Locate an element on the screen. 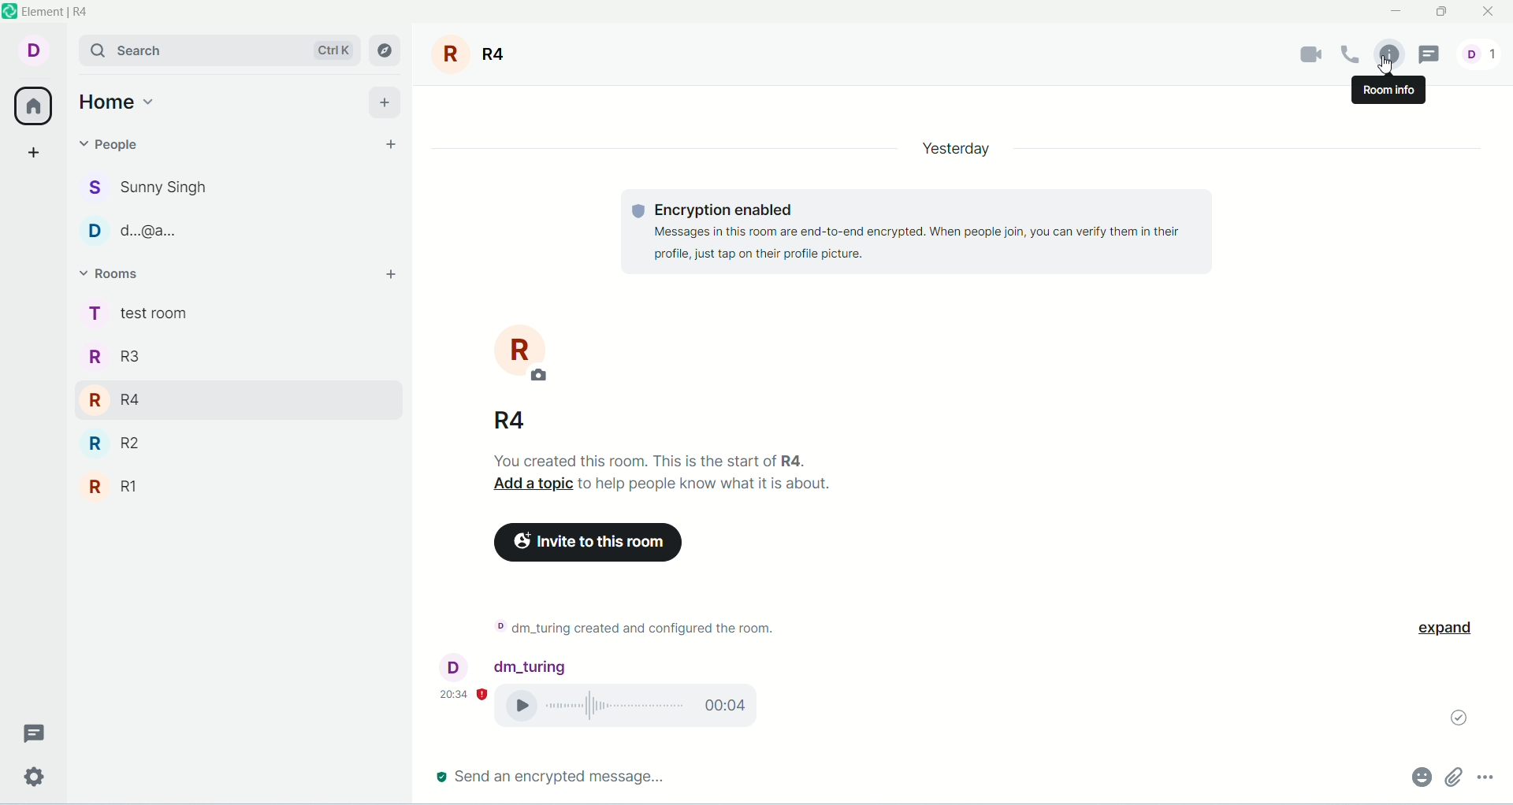 The image size is (1513, 805). add is located at coordinates (387, 100).